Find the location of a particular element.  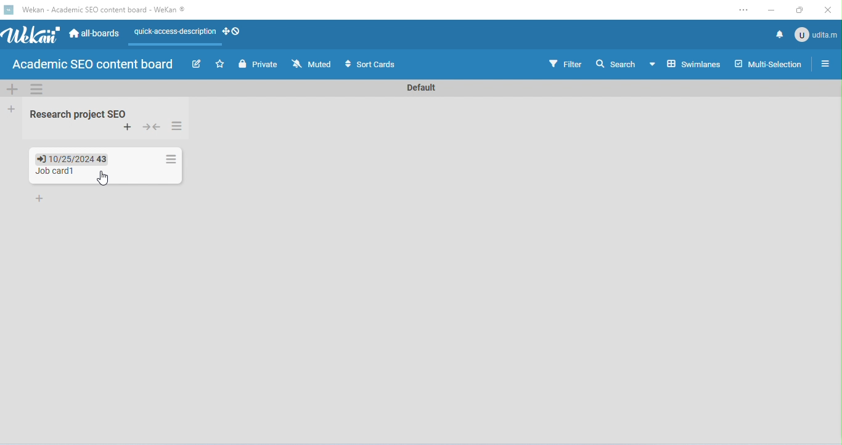

board name: academic SEO content board is located at coordinates (92, 65).